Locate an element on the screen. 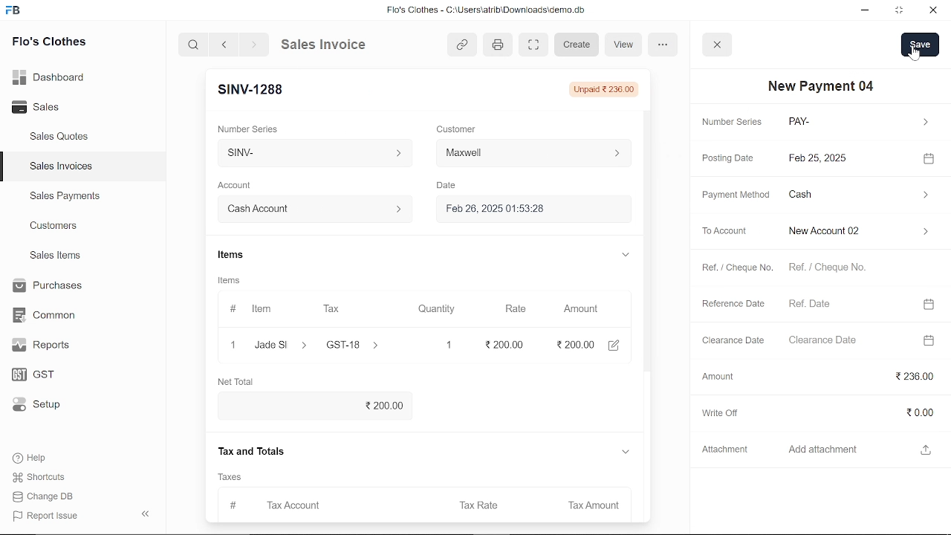  Number Series is located at coordinates (253, 129).